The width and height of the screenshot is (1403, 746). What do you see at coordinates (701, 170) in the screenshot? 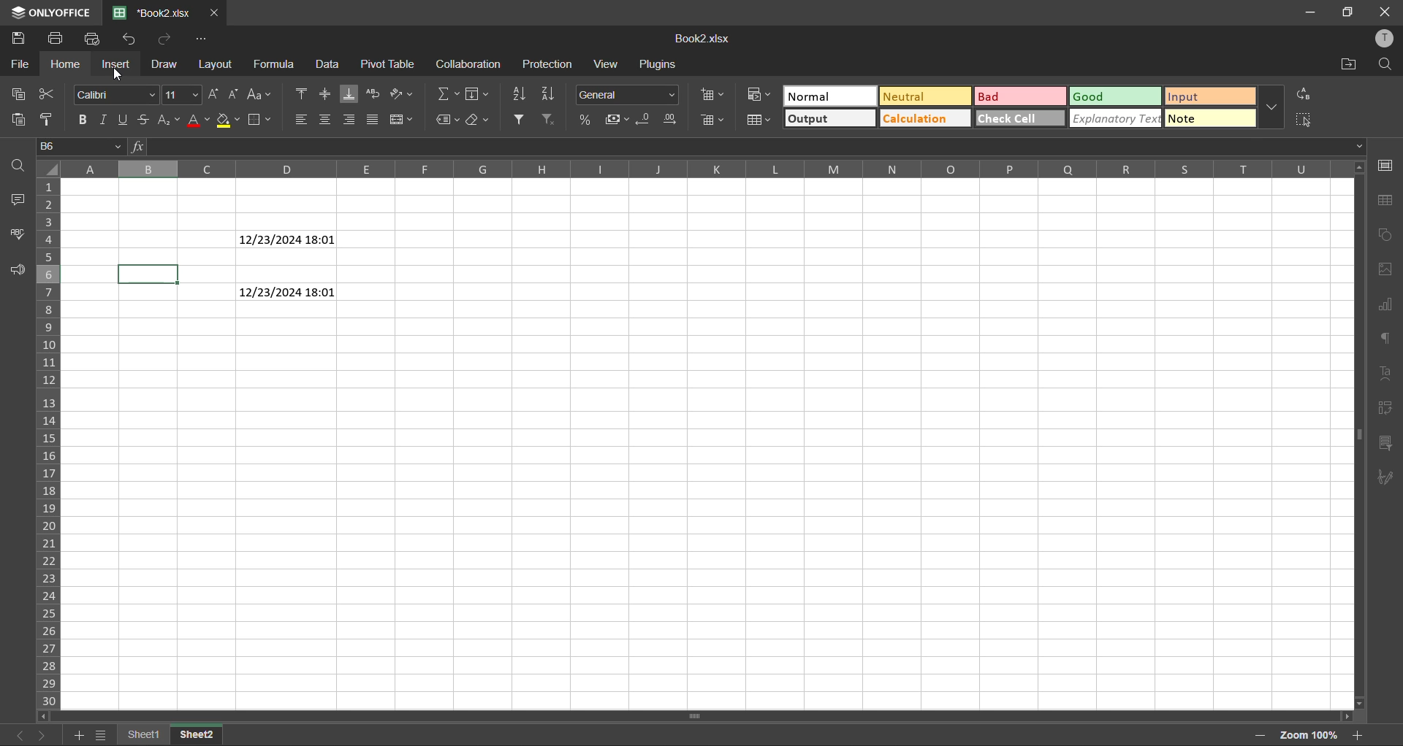
I see `column names in alphabets` at bounding box center [701, 170].